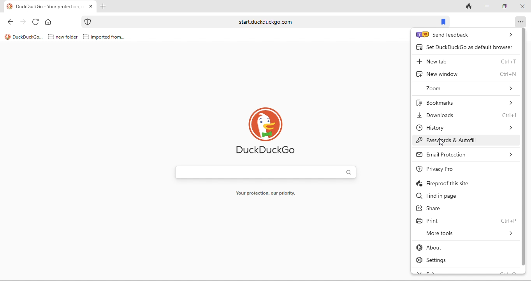  Describe the element at coordinates (455, 61) in the screenshot. I see `new tab` at that location.